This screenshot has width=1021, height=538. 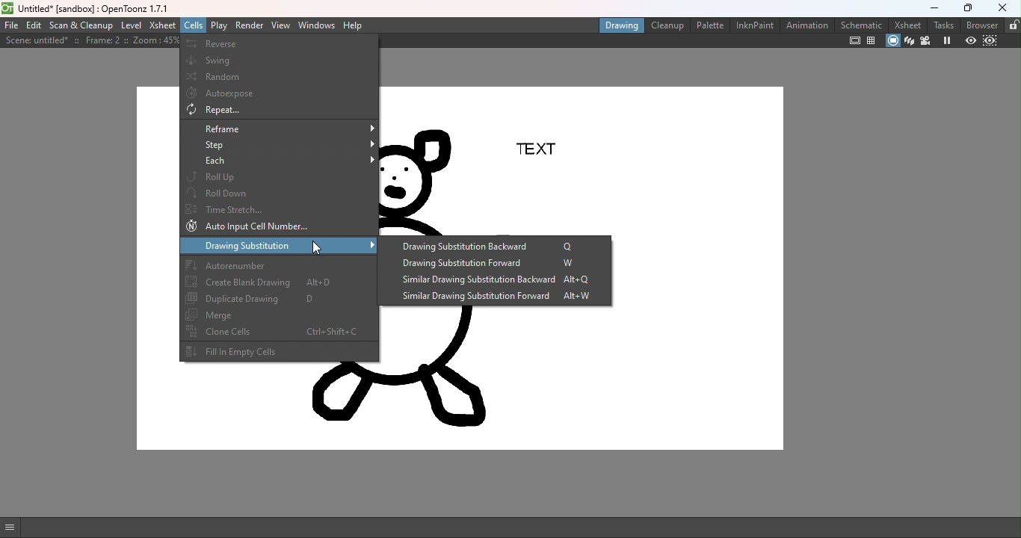 What do you see at coordinates (131, 25) in the screenshot?
I see `Level` at bounding box center [131, 25].